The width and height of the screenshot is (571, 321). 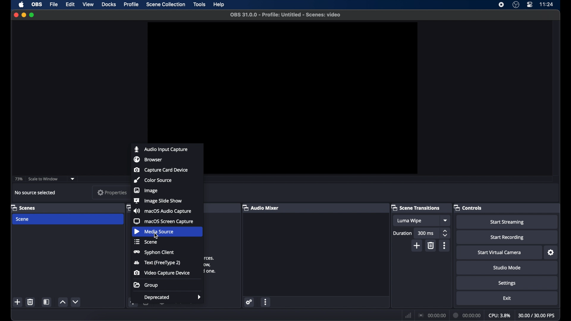 I want to click on deprecated, so click(x=173, y=297).